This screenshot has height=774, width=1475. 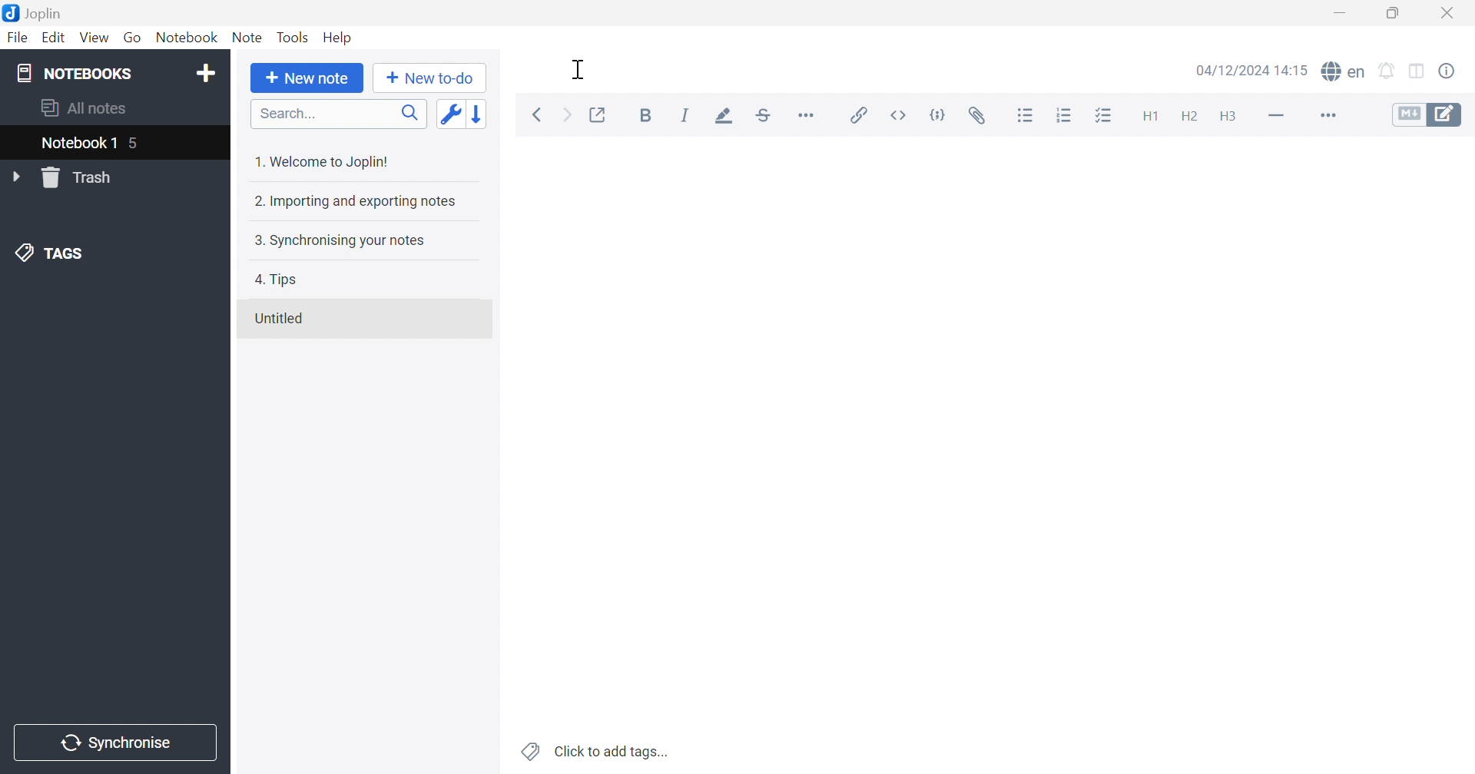 What do you see at coordinates (92, 38) in the screenshot?
I see `View` at bounding box center [92, 38].